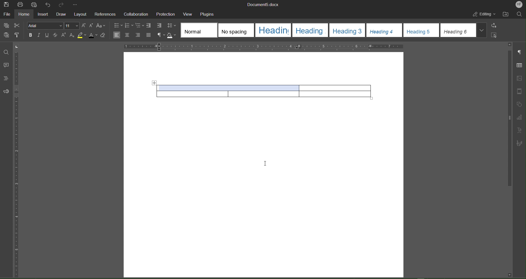 Image resolution: width=526 pixels, height=279 pixels. What do you see at coordinates (44, 26) in the screenshot?
I see `Font` at bounding box center [44, 26].